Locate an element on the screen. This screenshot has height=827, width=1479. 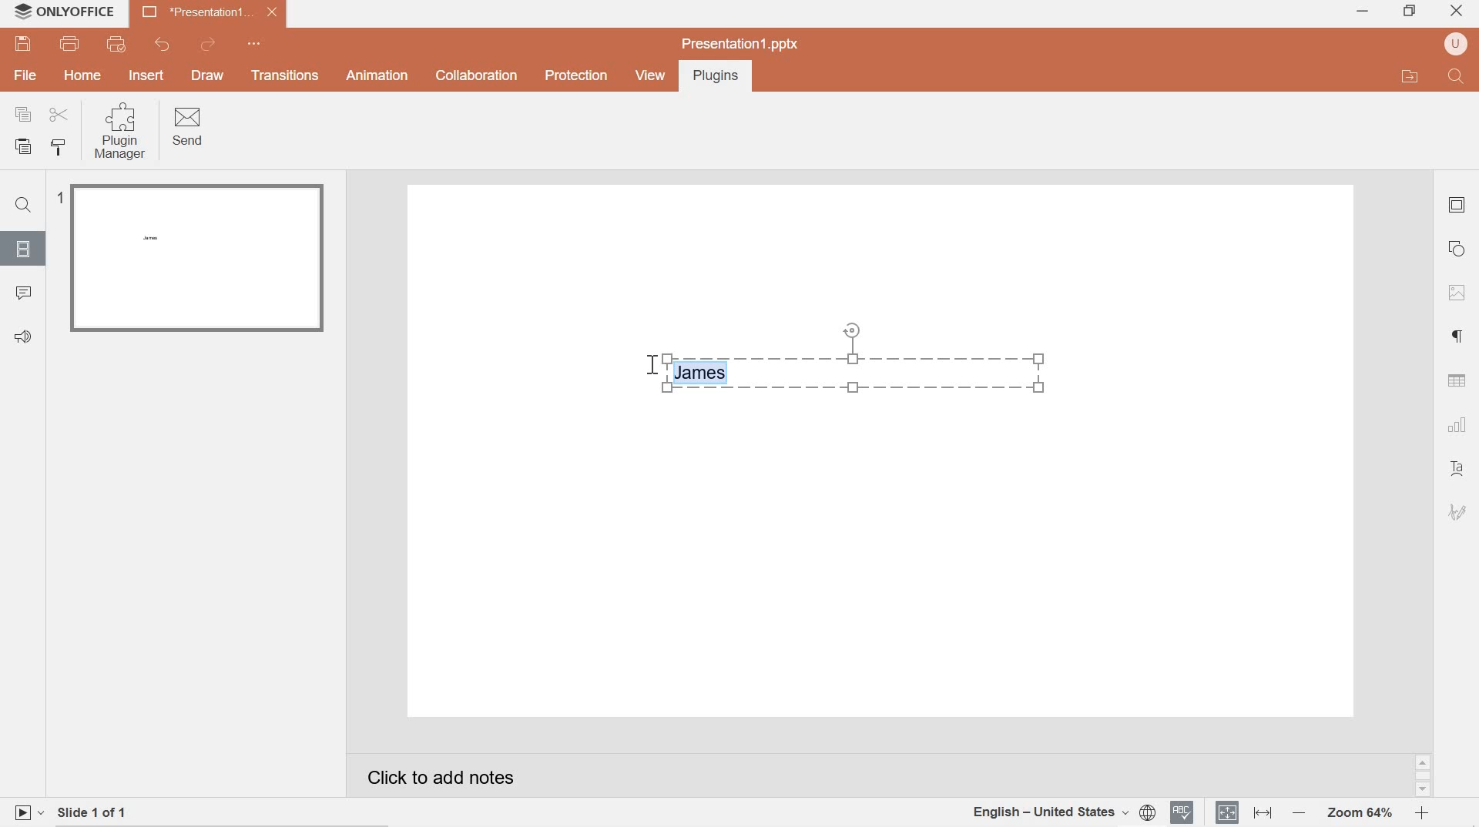
chart is located at coordinates (1457, 425).